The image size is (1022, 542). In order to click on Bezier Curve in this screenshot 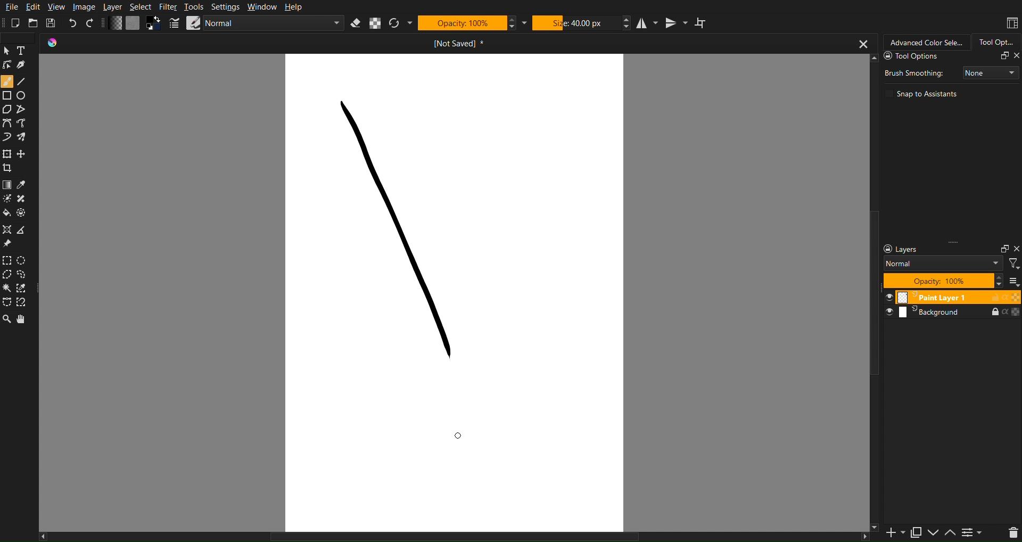, I will do `click(26, 124)`.